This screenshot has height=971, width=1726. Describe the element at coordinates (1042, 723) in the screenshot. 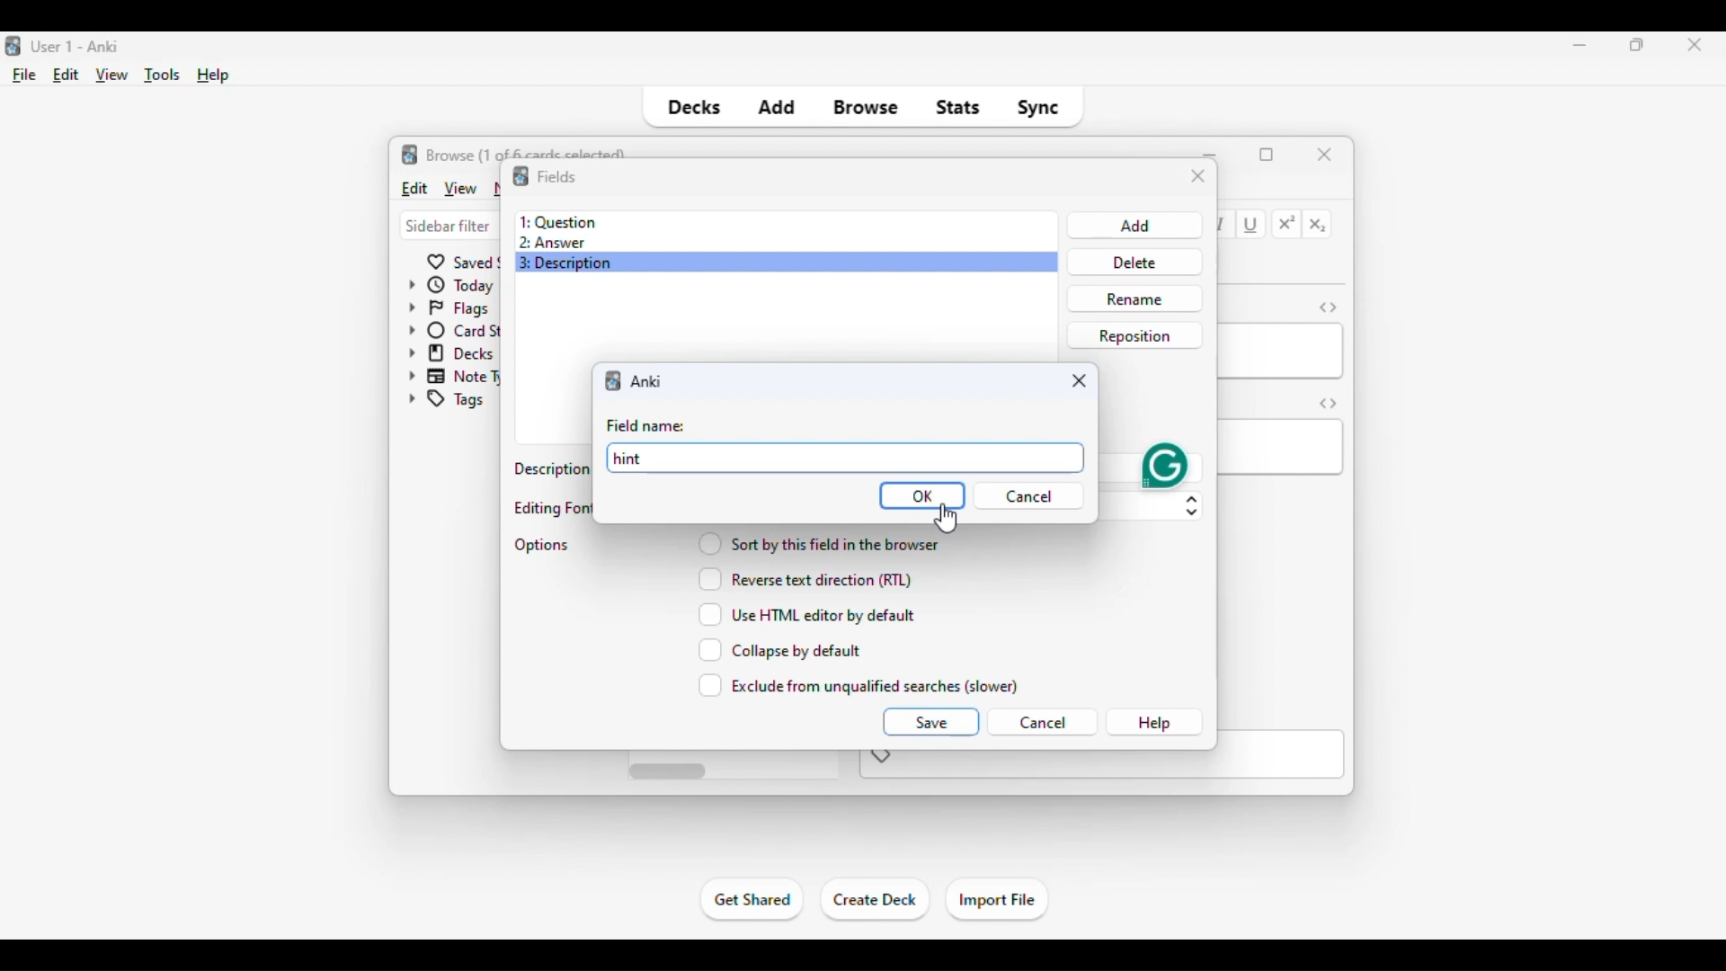

I see `cancel` at that location.